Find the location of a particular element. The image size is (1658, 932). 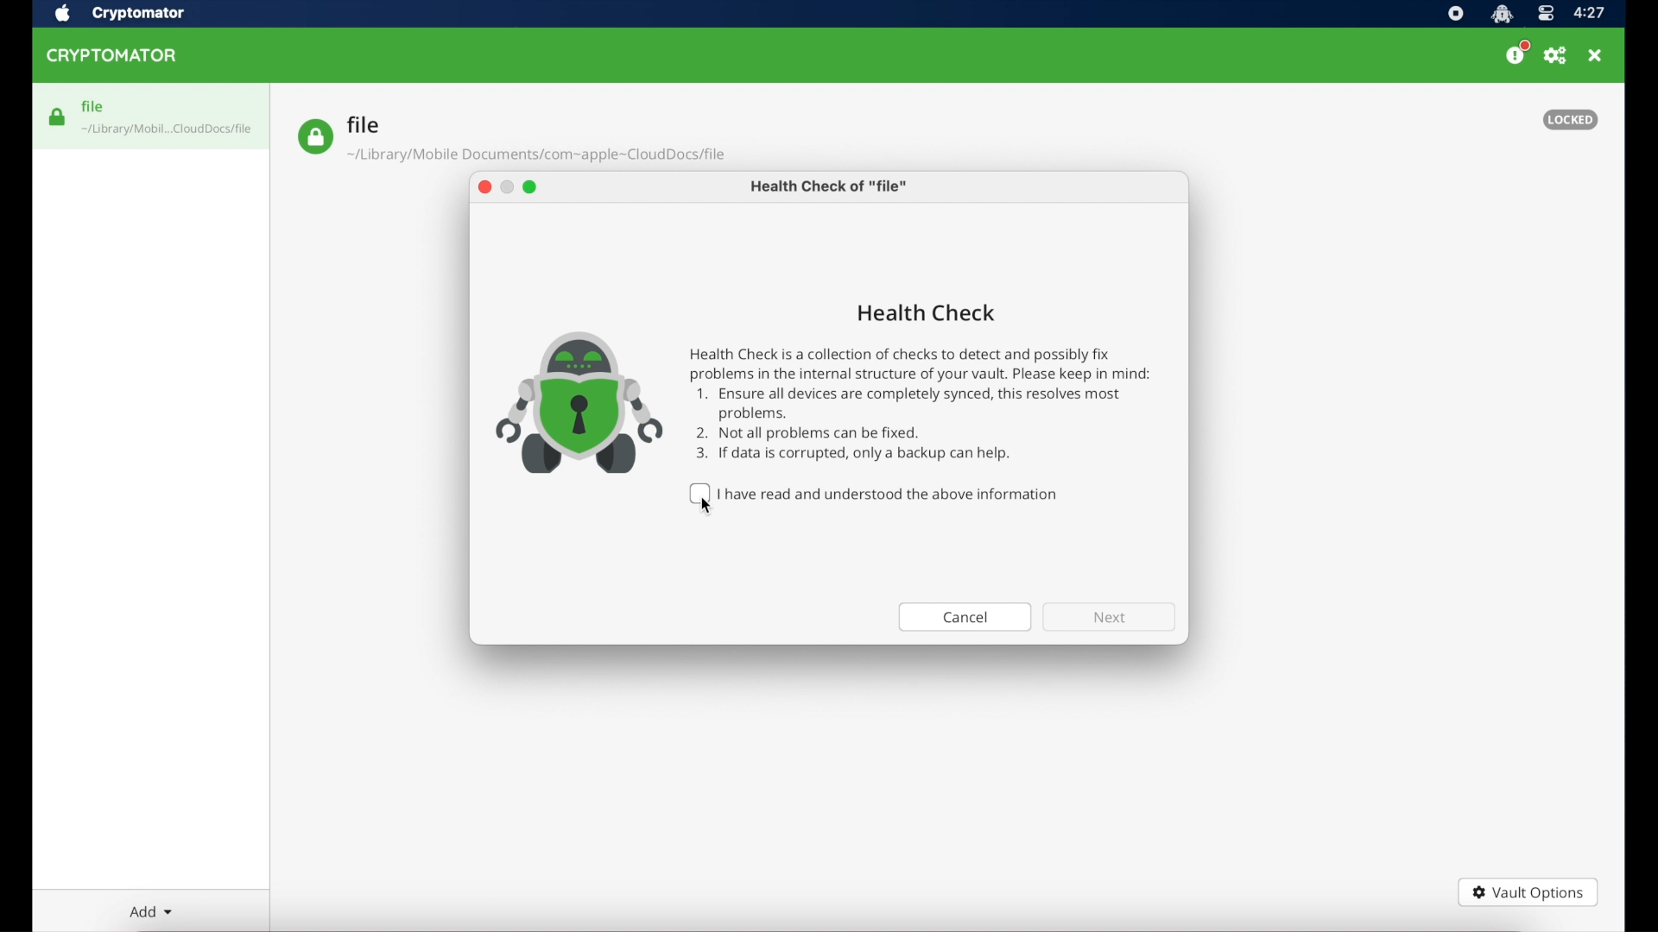

donate is located at coordinates (1516, 54).